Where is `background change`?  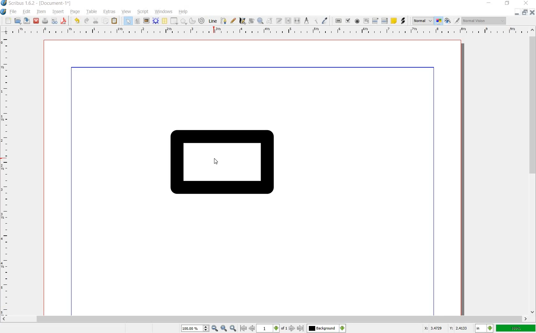 background change is located at coordinates (326, 328).